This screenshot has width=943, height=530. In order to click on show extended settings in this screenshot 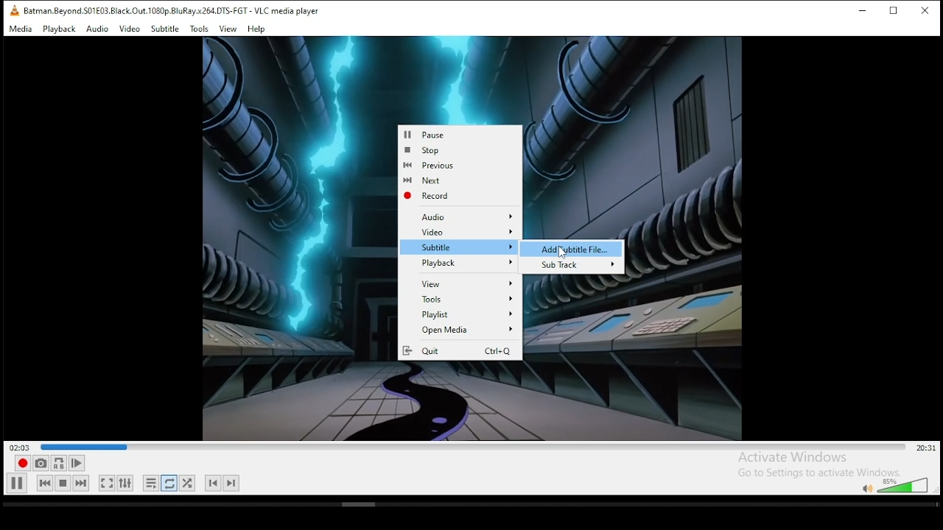, I will do `click(125, 483)`.